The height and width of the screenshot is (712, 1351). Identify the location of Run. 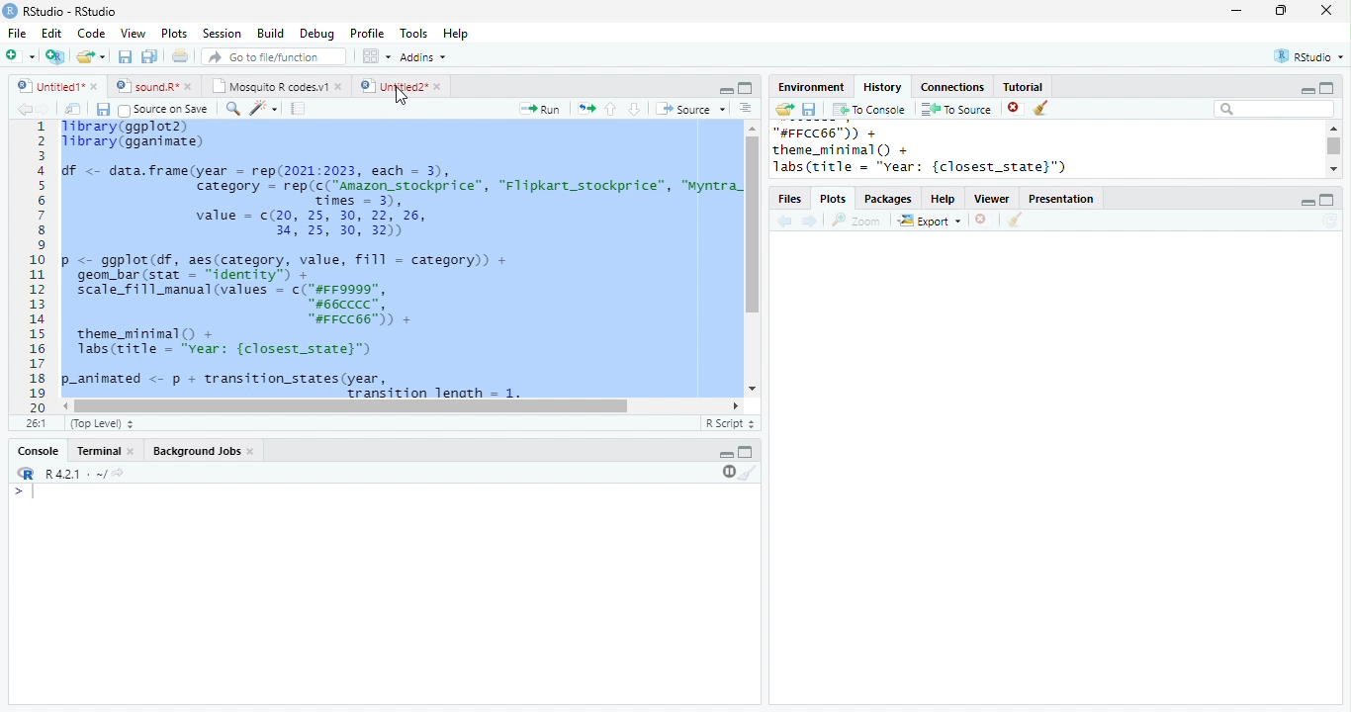
(542, 109).